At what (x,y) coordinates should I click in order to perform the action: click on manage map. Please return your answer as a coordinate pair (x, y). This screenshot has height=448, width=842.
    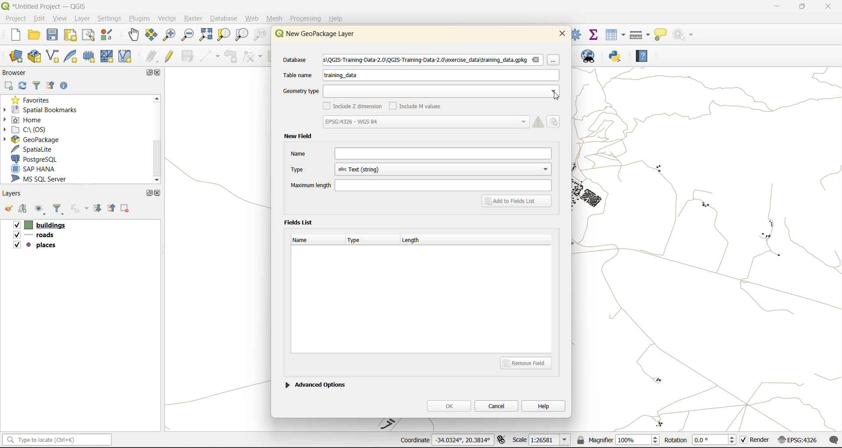
    Looking at the image, I should click on (41, 210).